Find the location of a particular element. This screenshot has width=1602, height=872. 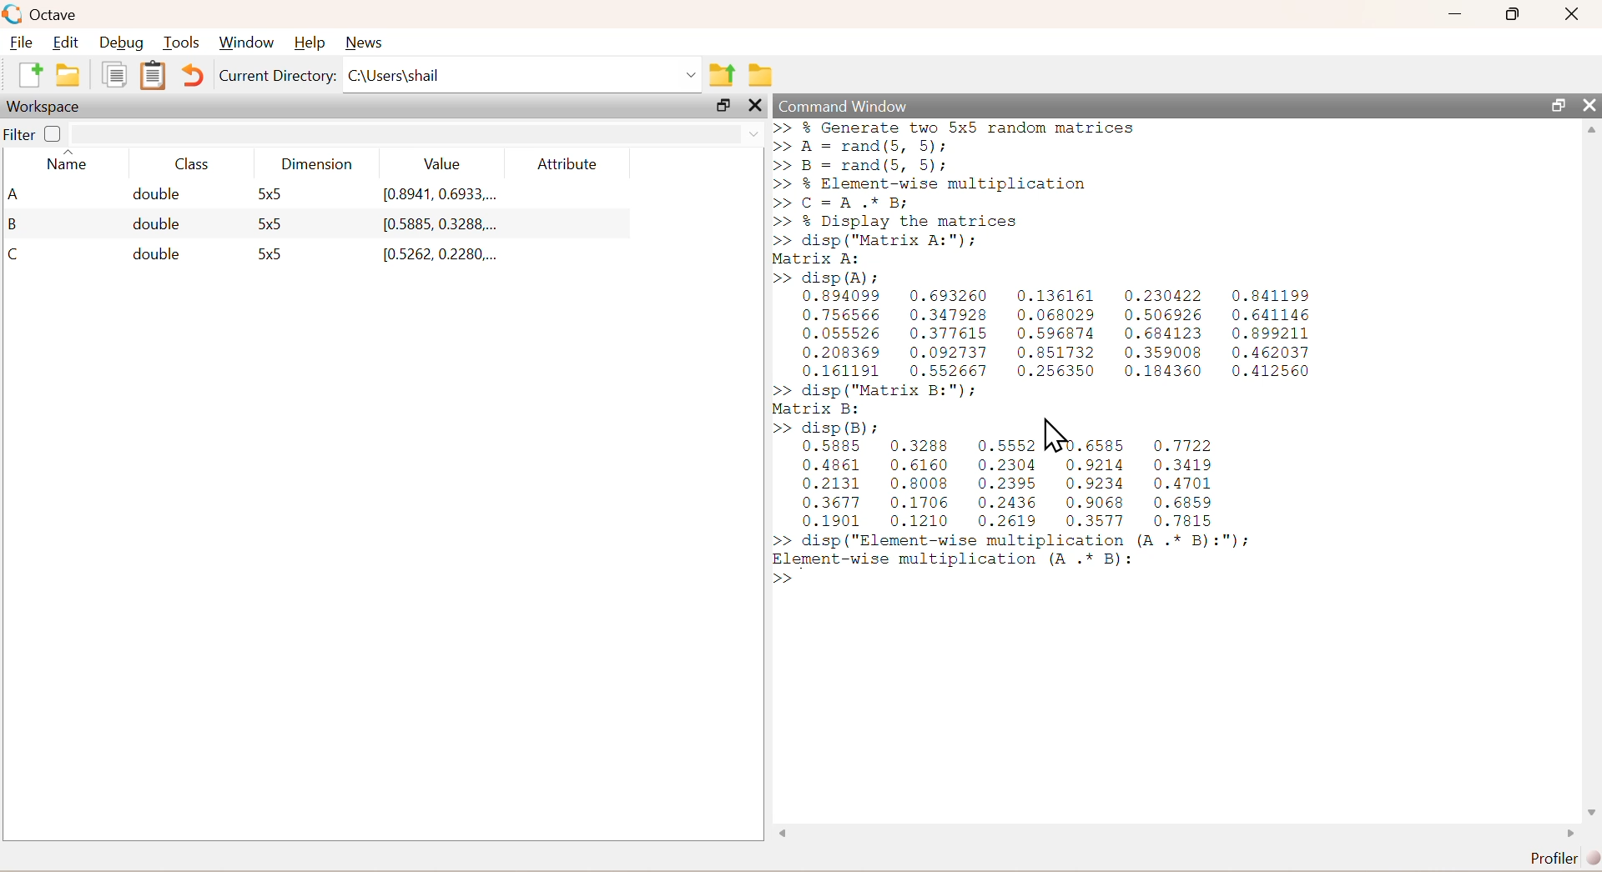

Maximize/Restore is located at coordinates (1515, 14).